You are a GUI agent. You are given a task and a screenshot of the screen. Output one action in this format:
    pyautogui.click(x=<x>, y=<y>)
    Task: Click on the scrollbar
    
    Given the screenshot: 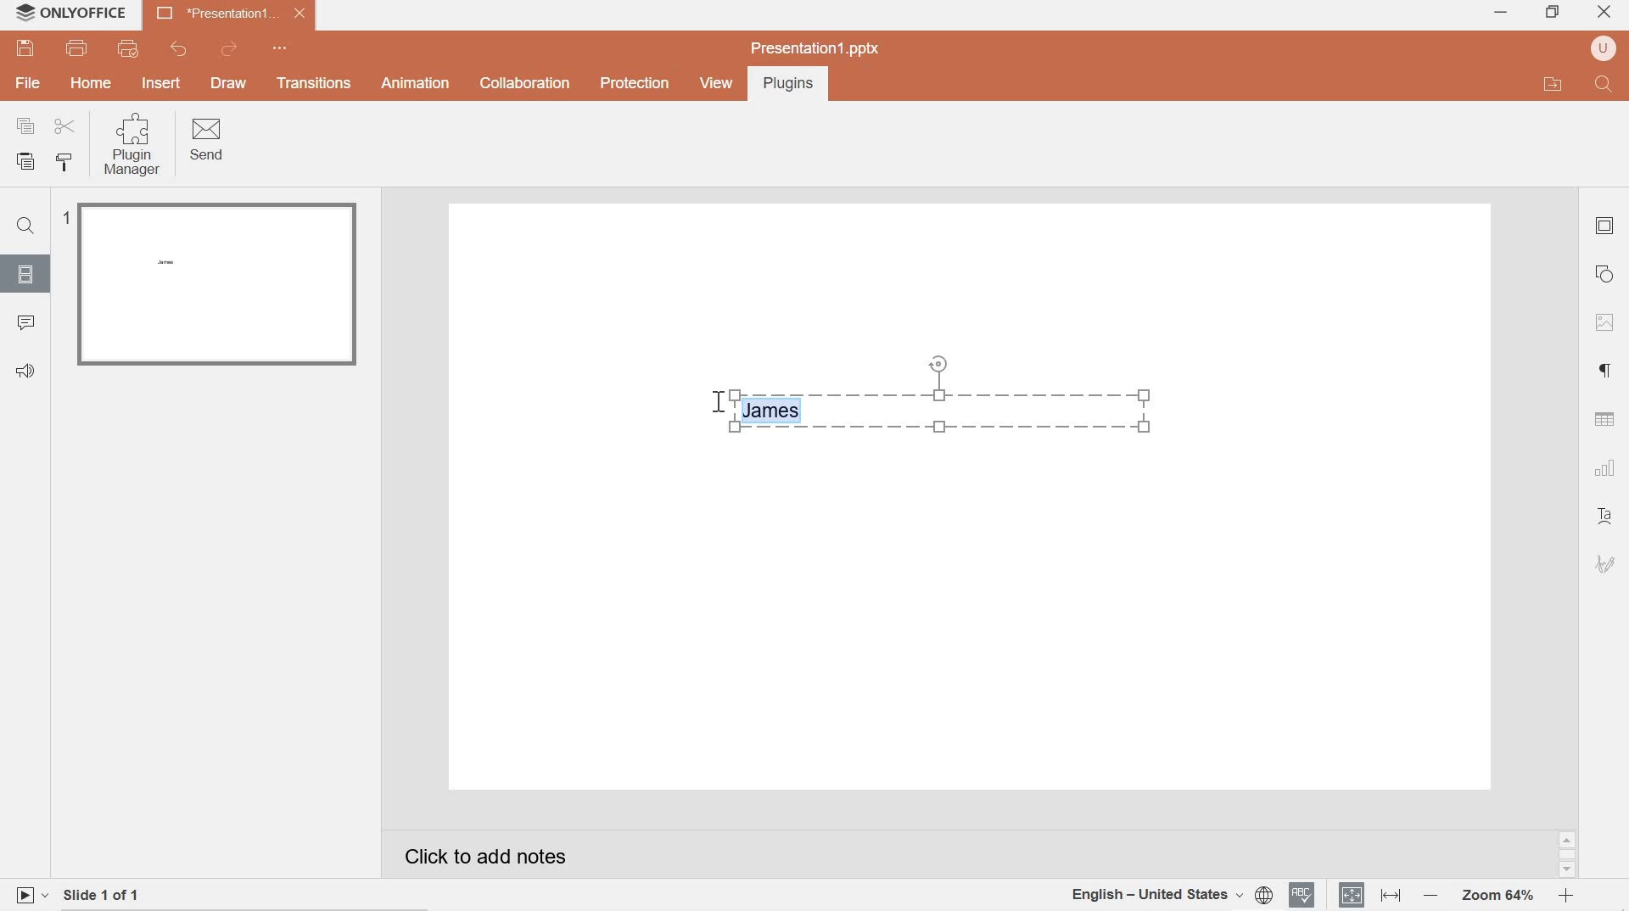 What is the action you would take?
    pyautogui.click(x=1566, y=855)
    